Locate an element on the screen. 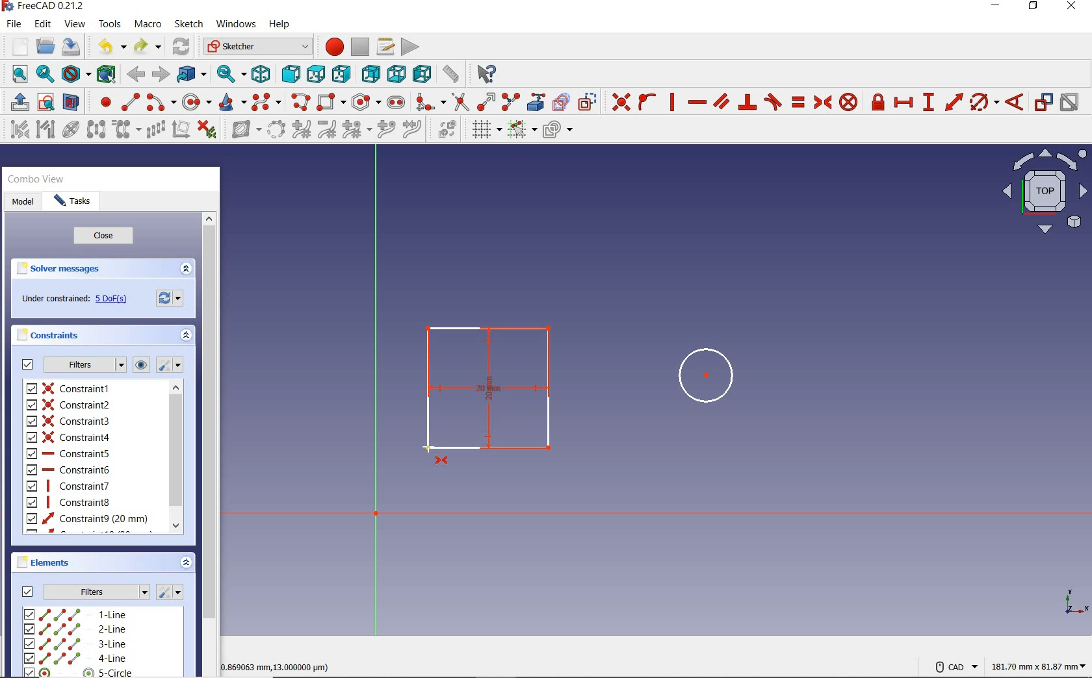 Image resolution: width=1092 pixels, height=678 pixels. toggle construction geometry is located at coordinates (589, 100).